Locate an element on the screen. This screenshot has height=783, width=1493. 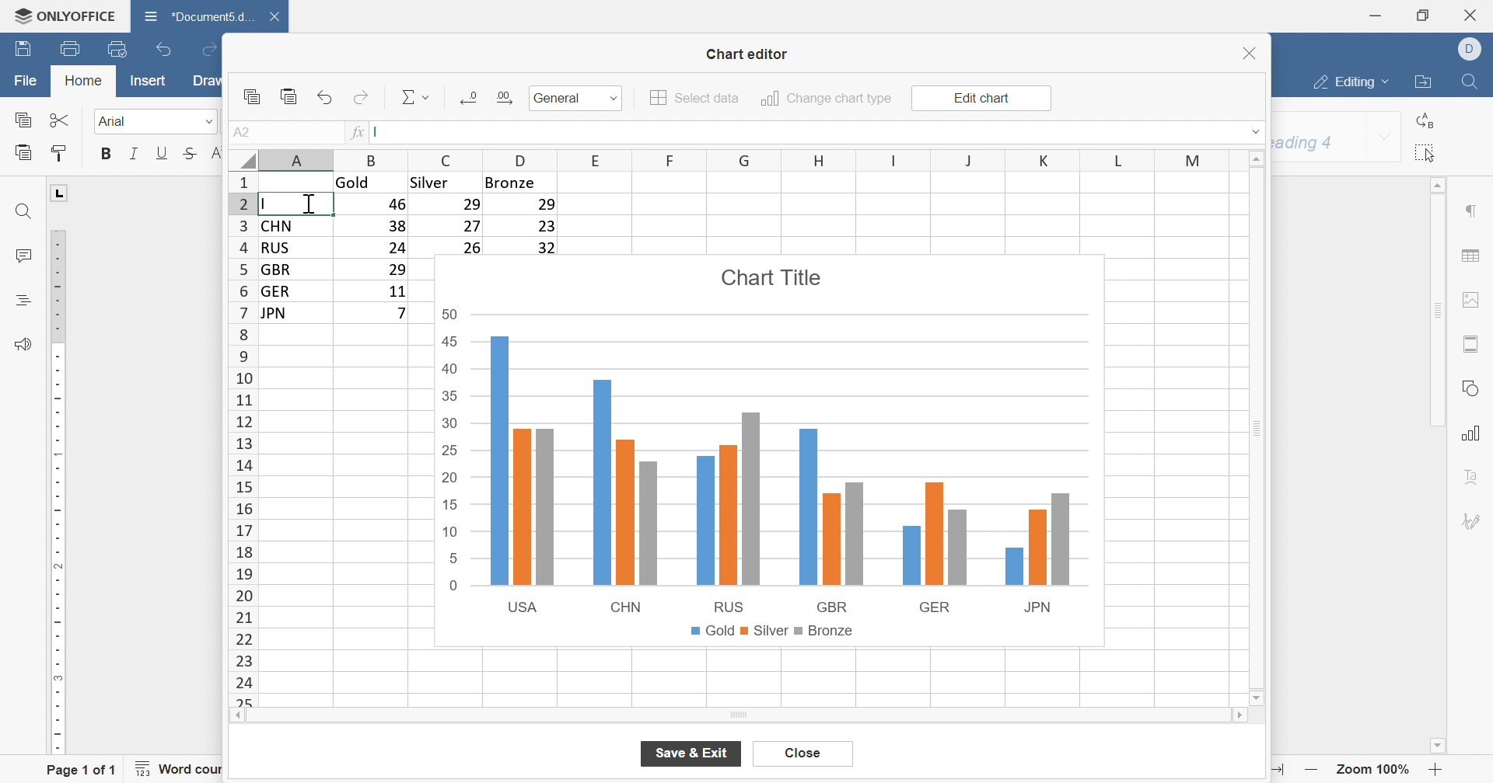
Table is located at coordinates (344, 272).